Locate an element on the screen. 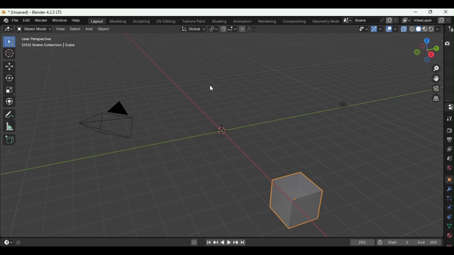 This screenshot has height=255, width=454. Browse scene to be linked is located at coordinates (347, 20).